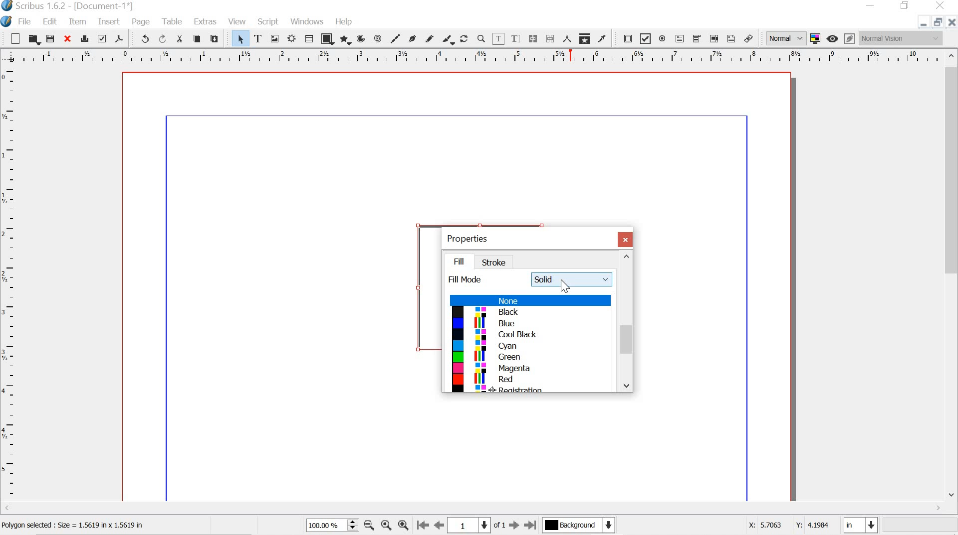 The width and height of the screenshot is (958, 535). I want to click on minimize, so click(872, 6).